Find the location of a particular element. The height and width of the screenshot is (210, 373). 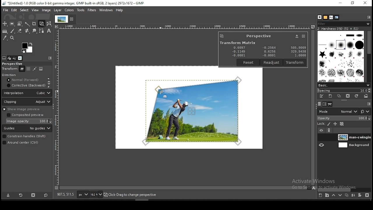

wrap transform is located at coordinates (50, 23).